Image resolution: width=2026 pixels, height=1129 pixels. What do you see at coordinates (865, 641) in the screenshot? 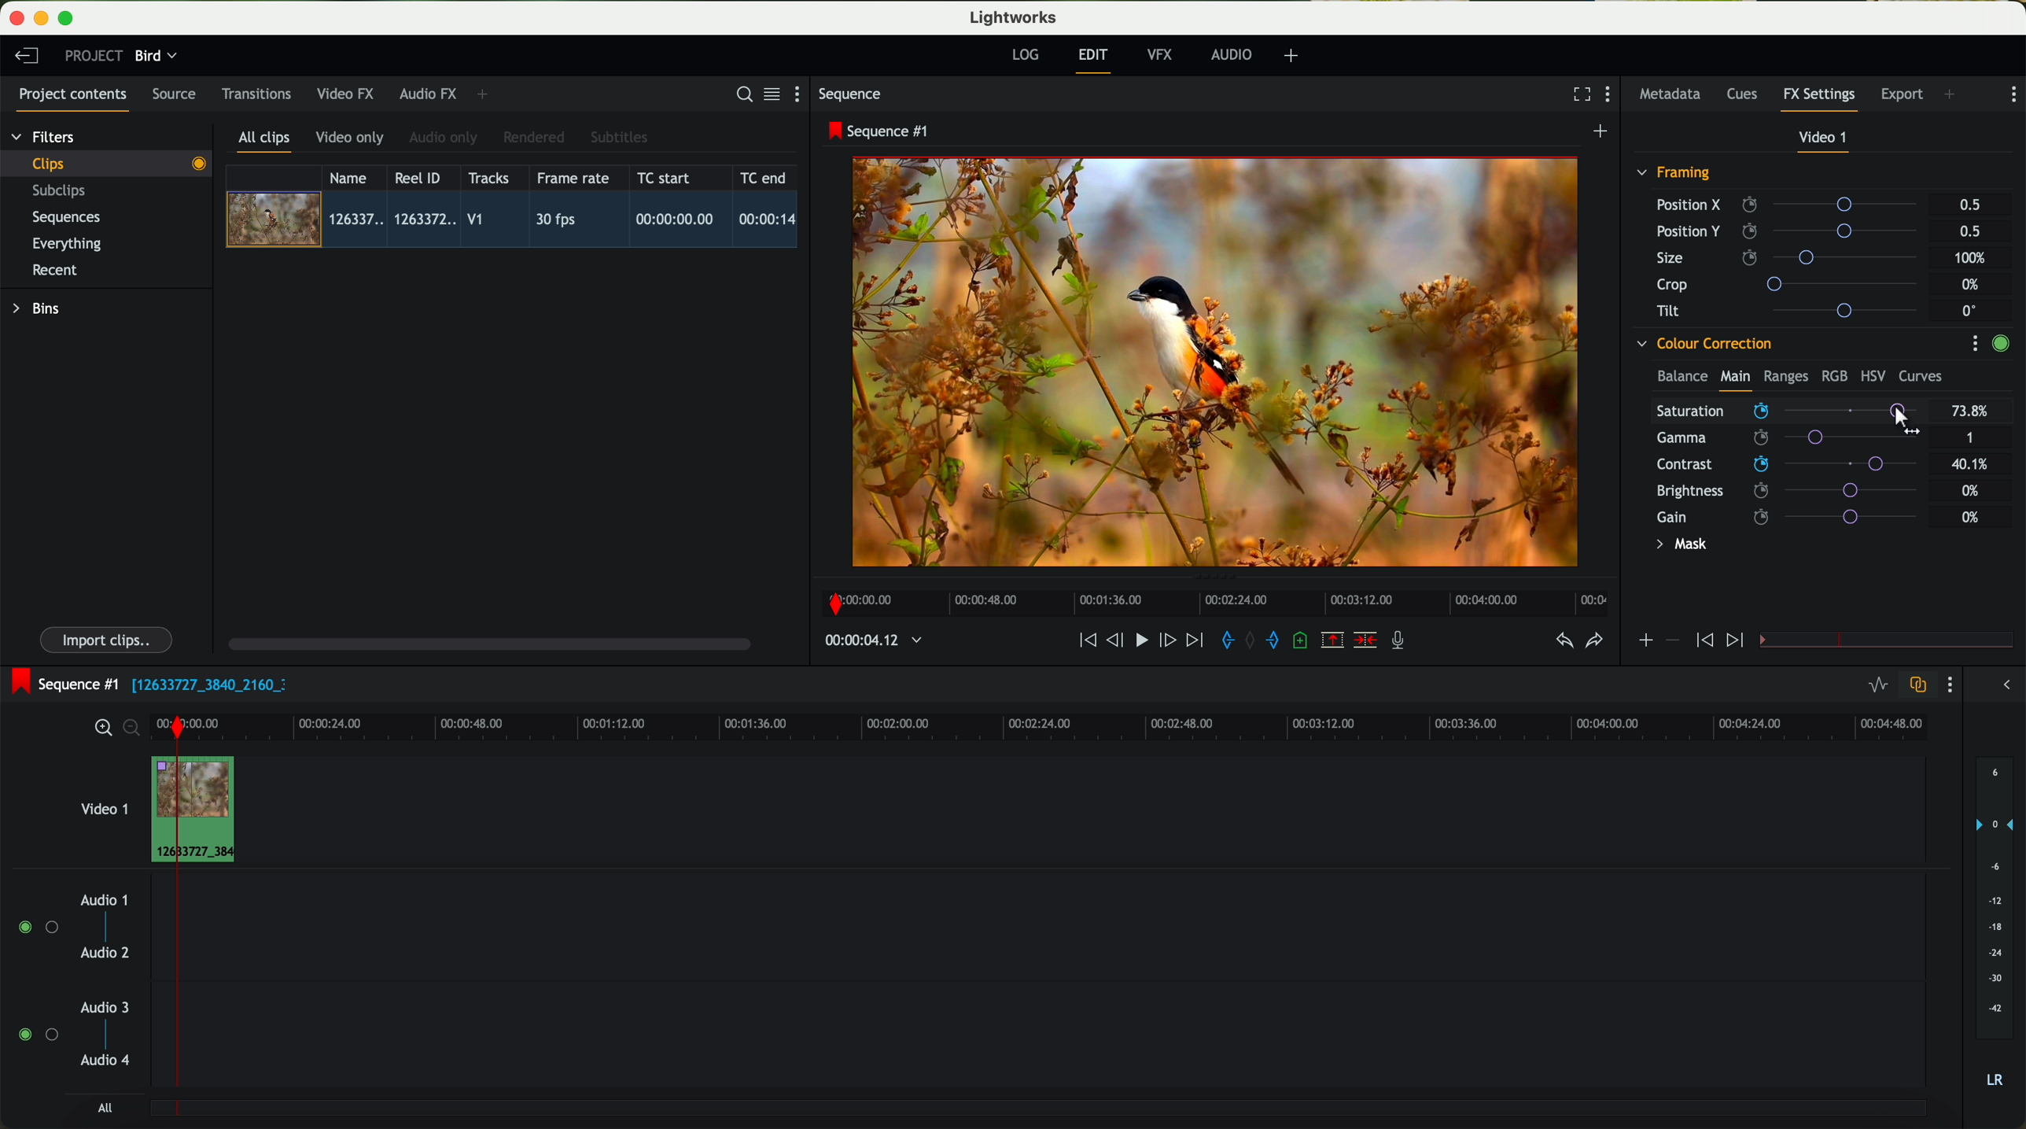
I see `timeline` at bounding box center [865, 641].